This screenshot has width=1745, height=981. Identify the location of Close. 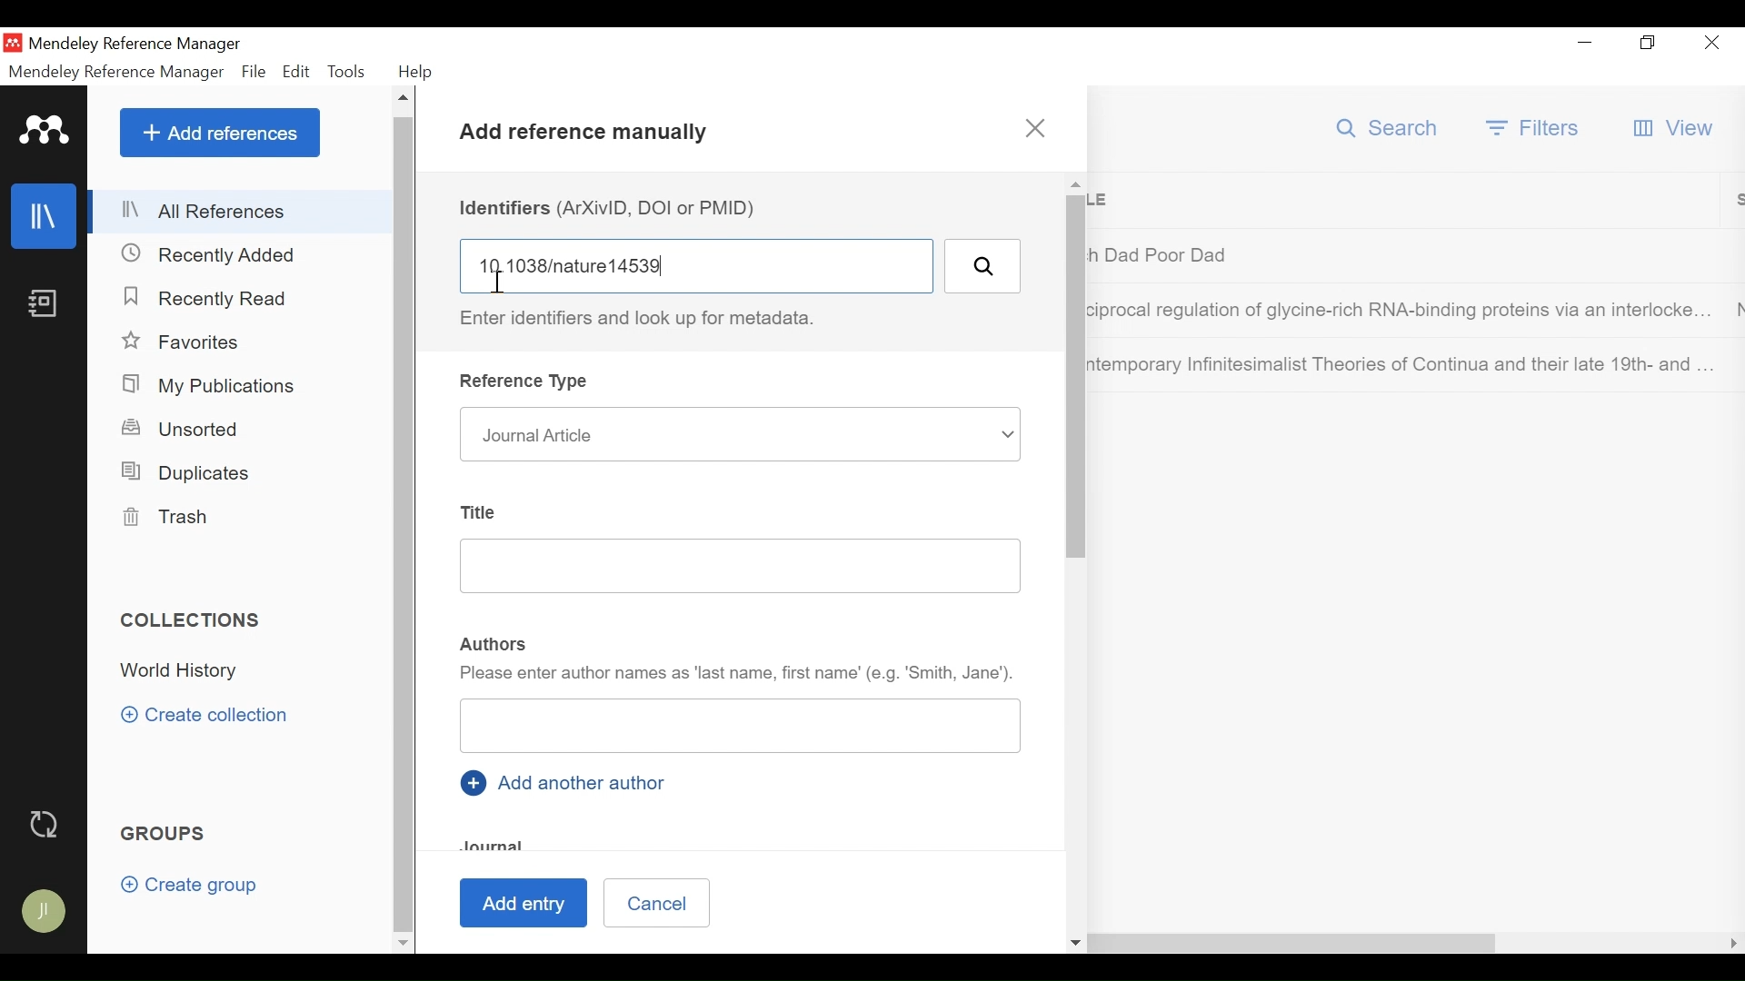
(1714, 44).